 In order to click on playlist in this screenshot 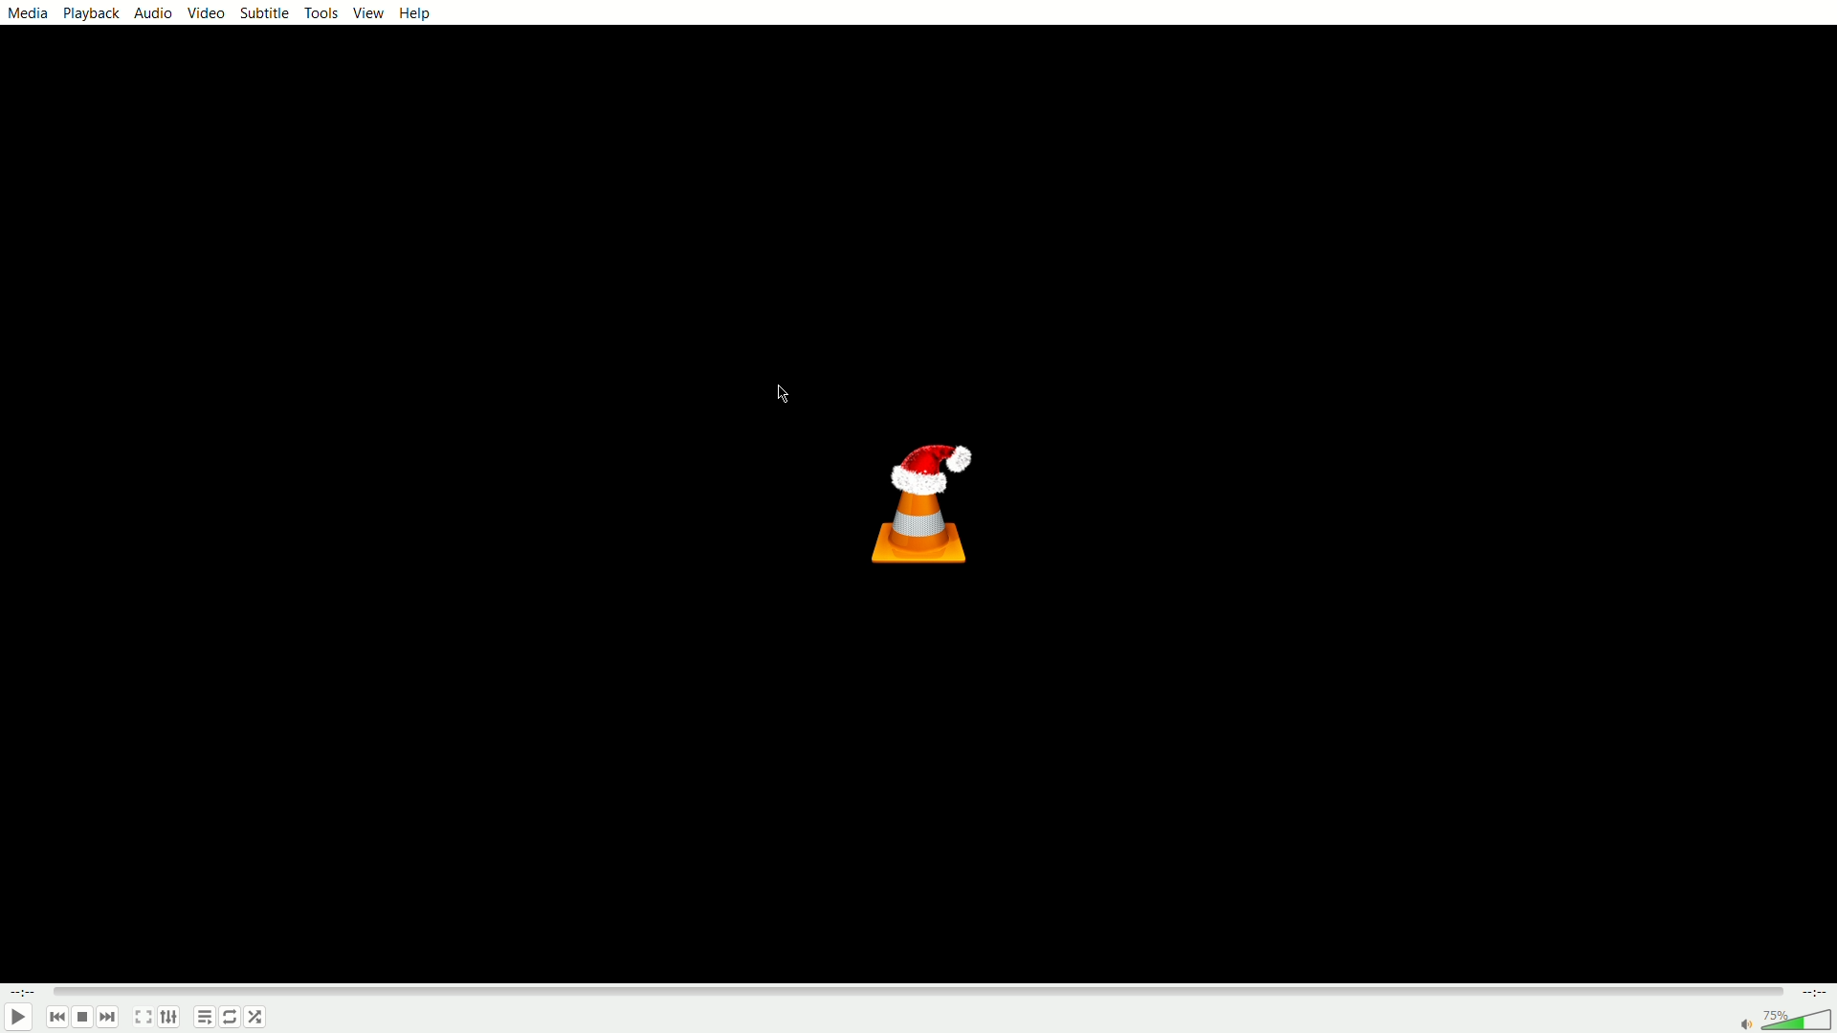, I will do `click(204, 1016)`.